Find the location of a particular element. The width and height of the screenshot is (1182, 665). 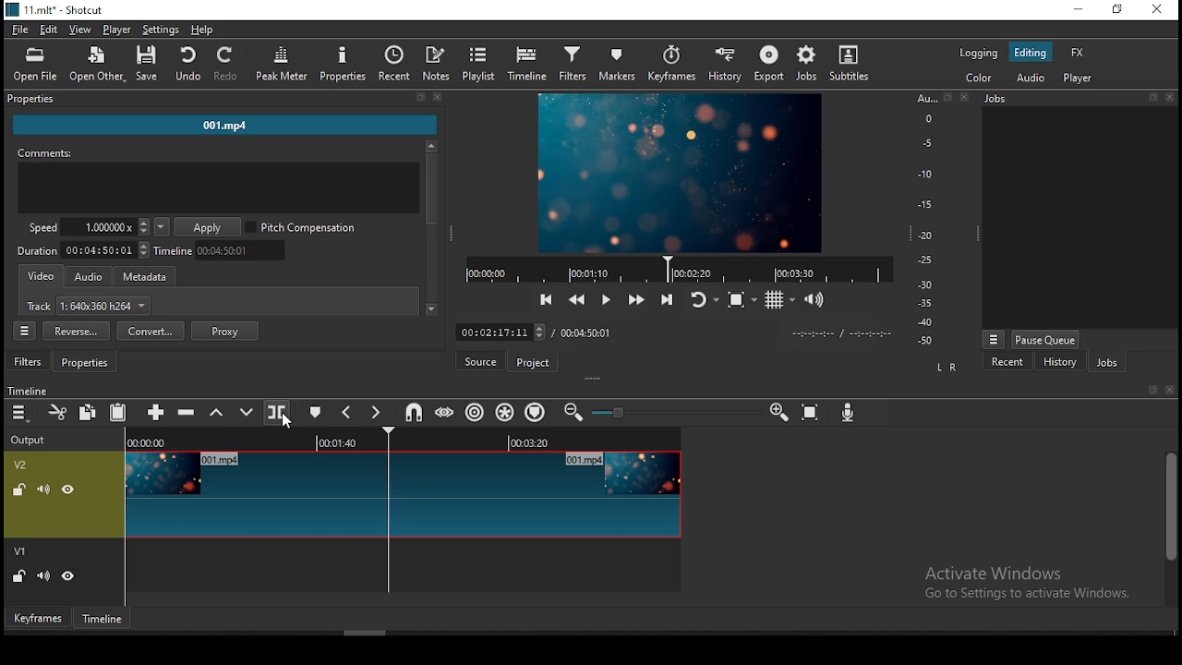

audio is located at coordinates (1029, 78).